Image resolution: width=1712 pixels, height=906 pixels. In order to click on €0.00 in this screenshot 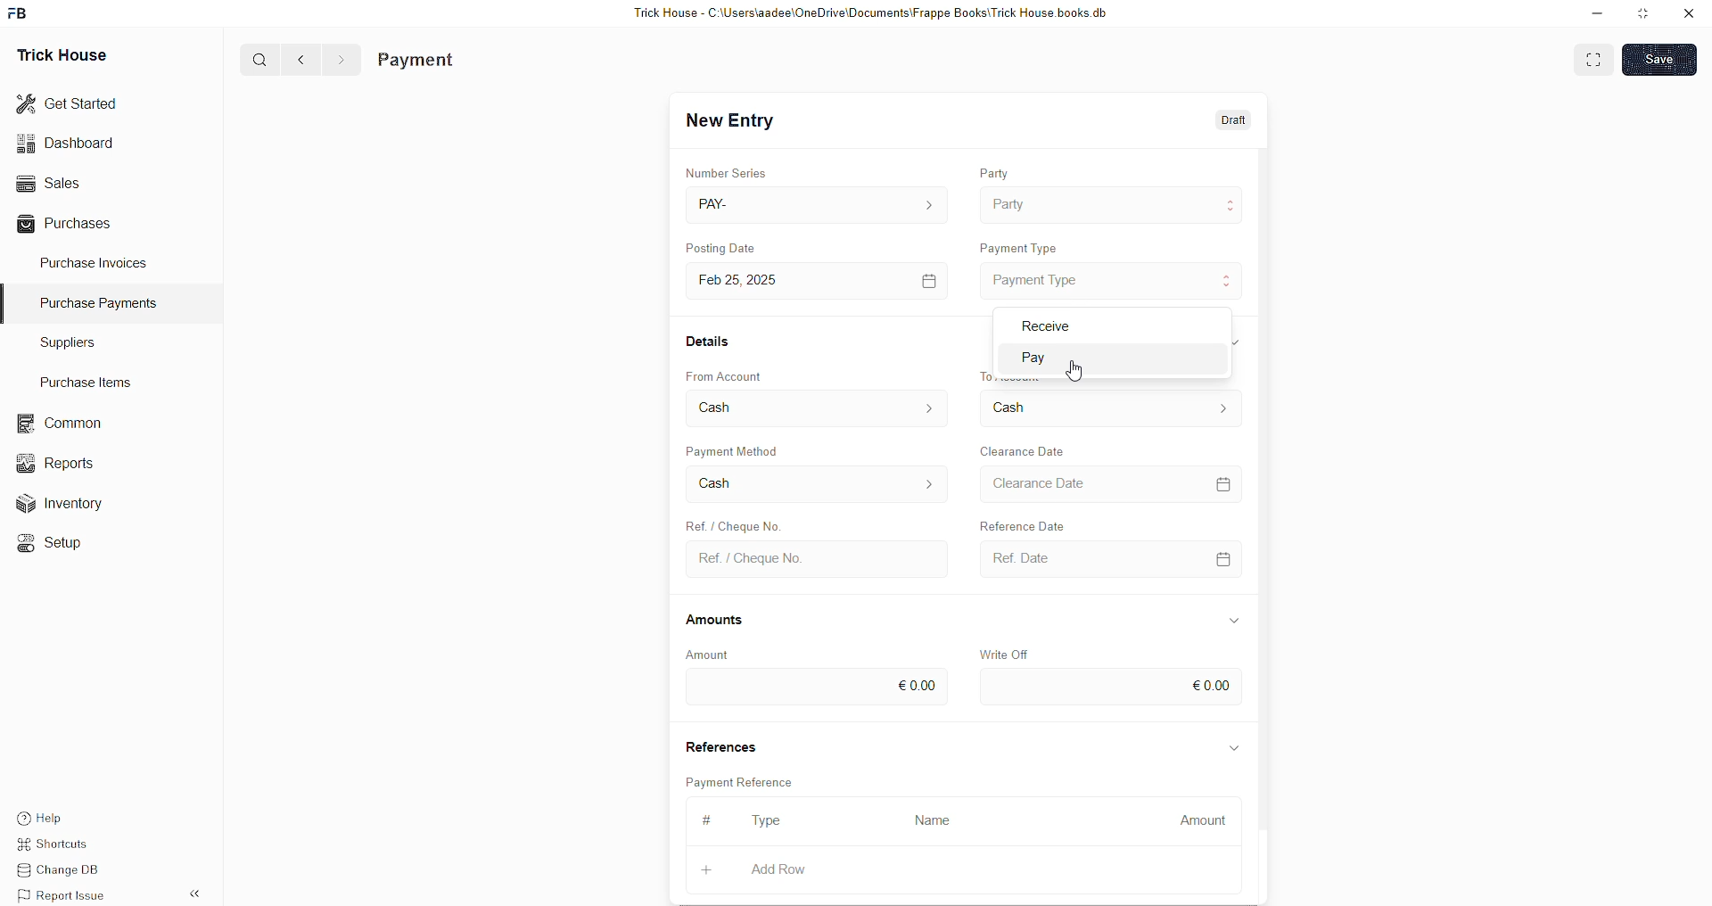, I will do `click(917, 682)`.